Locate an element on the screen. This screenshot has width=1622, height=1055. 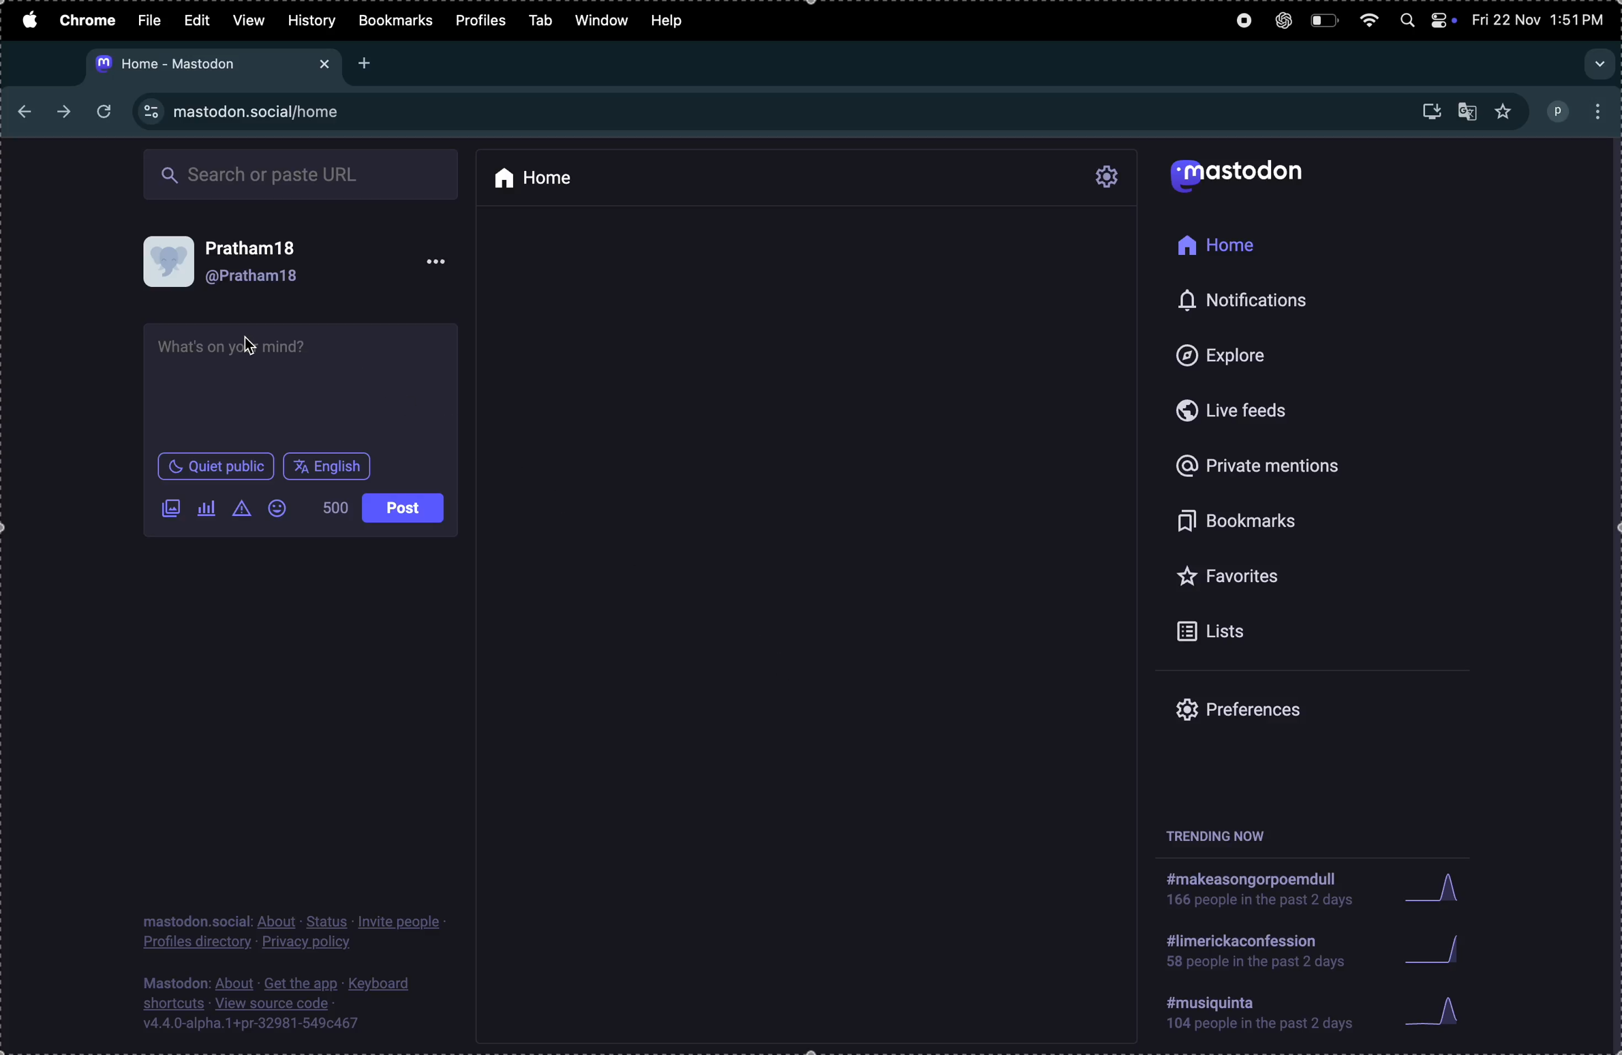
notifications is located at coordinates (1270, 299).